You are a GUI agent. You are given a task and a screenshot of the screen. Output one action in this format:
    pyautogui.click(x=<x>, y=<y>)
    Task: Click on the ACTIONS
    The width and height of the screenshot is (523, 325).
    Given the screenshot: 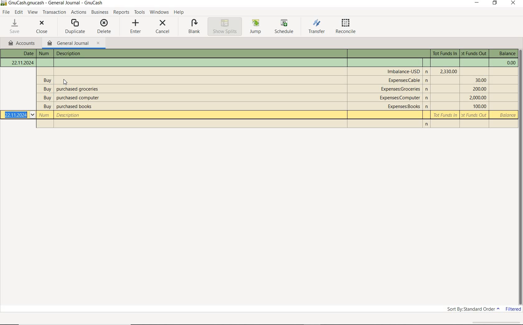 What is the action you would take?
    pyautogui.click(x=79, y=12)
    